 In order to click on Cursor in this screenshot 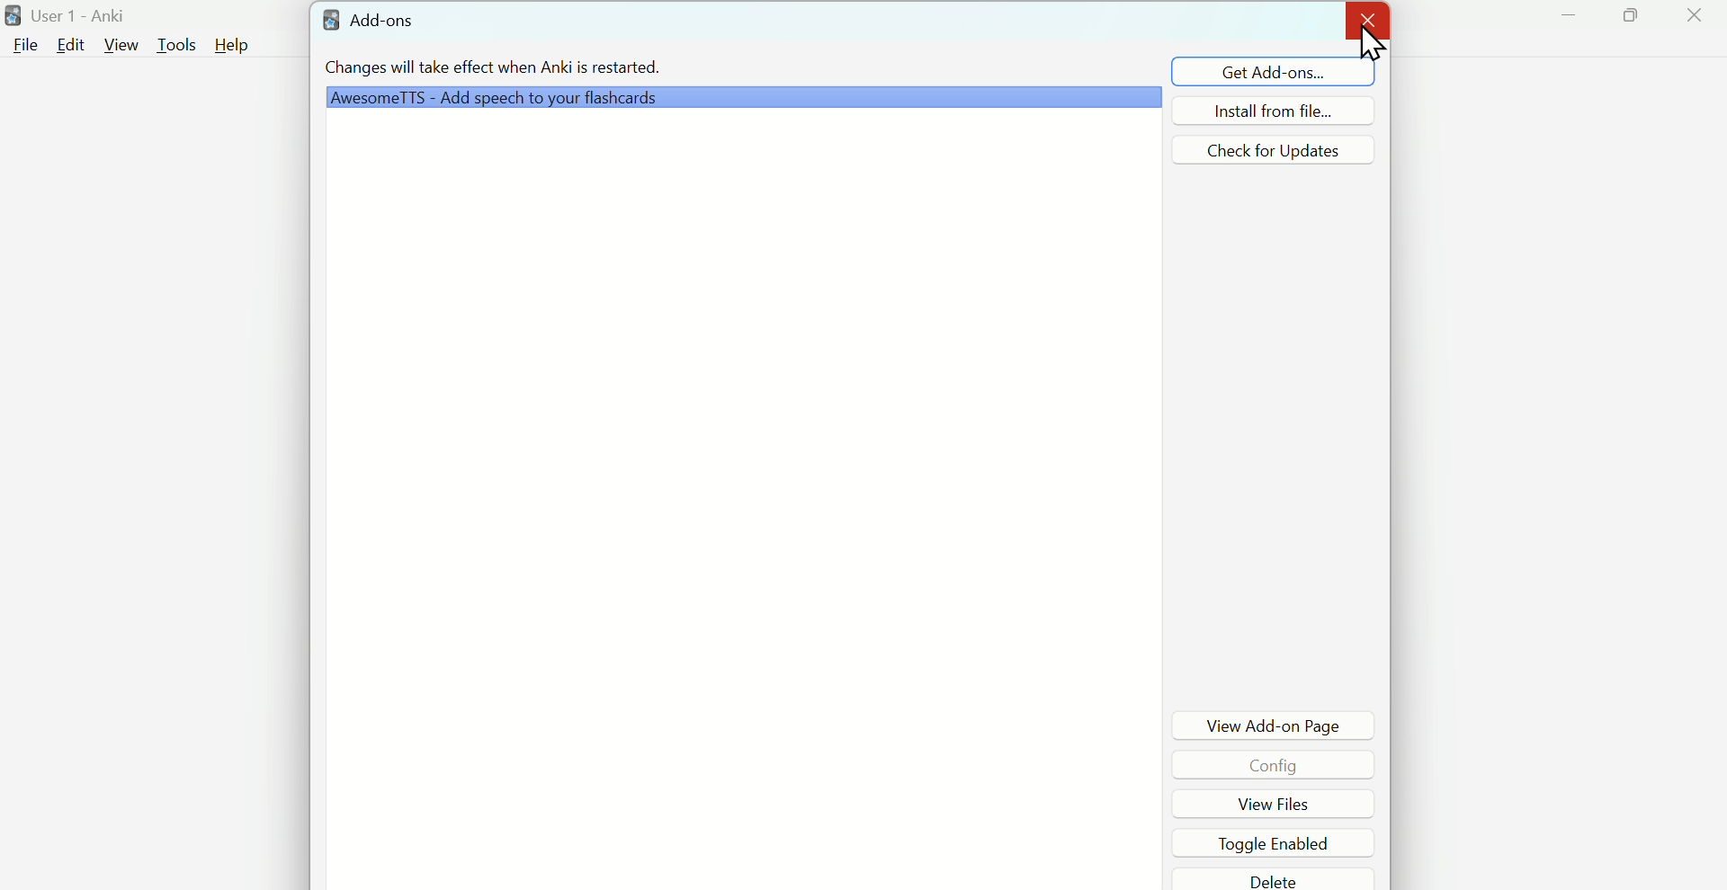, I will do `click(1372, 53)`.